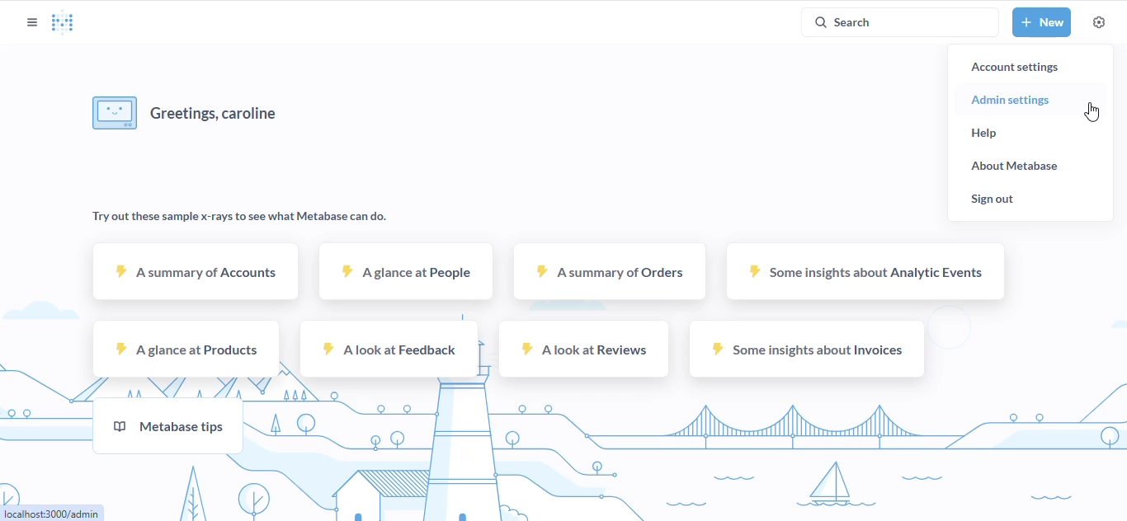  I want to click on sign out, so click(992, 199).